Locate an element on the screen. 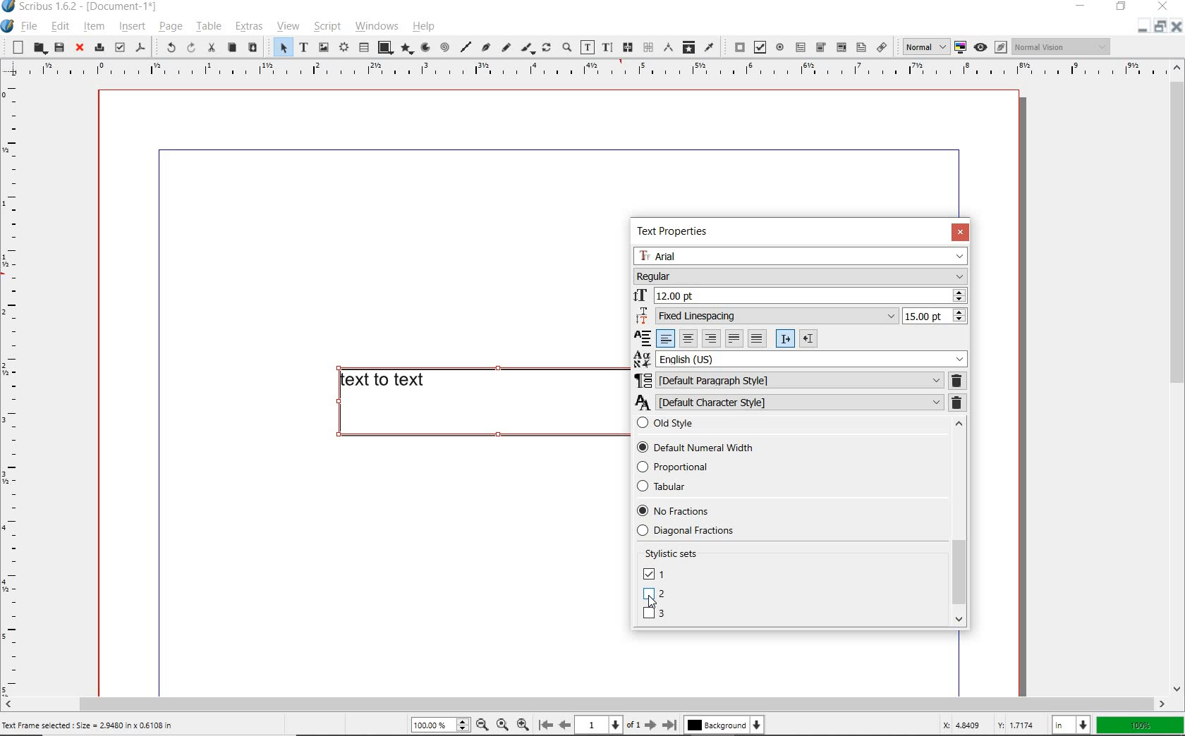  page is located at coordinates (170, 27).